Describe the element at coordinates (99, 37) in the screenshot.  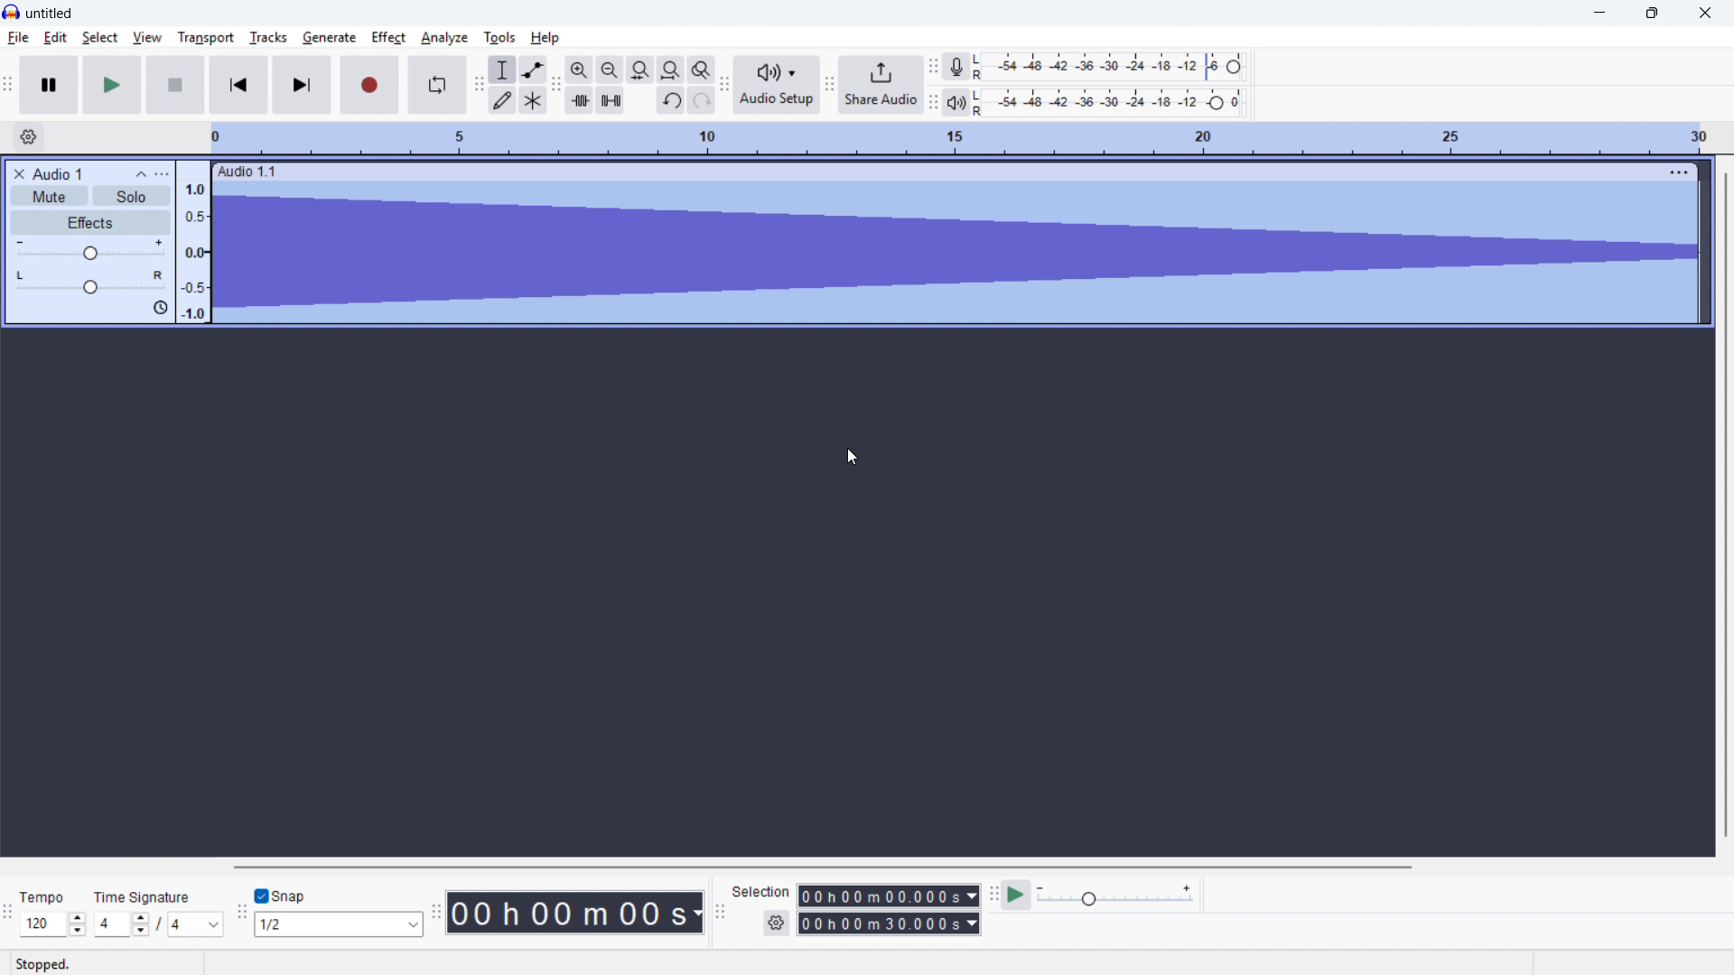
I see `select ` at that location.